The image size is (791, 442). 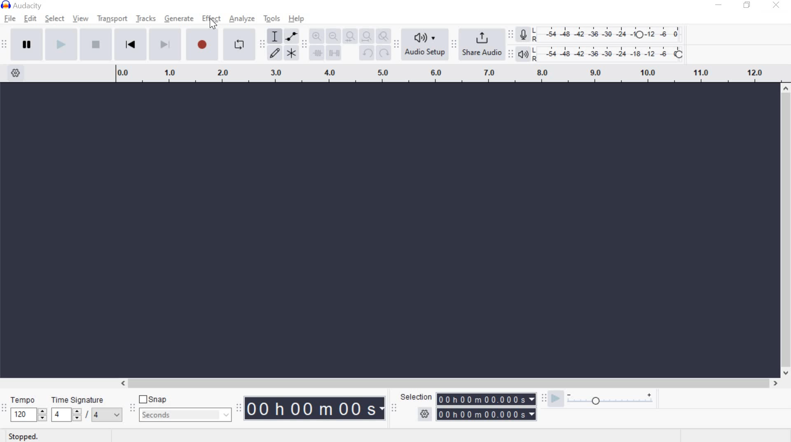 What do you see at coordinates (94, 46) in the screenshot?
I see `Stop` at bounding box center [94, 46].